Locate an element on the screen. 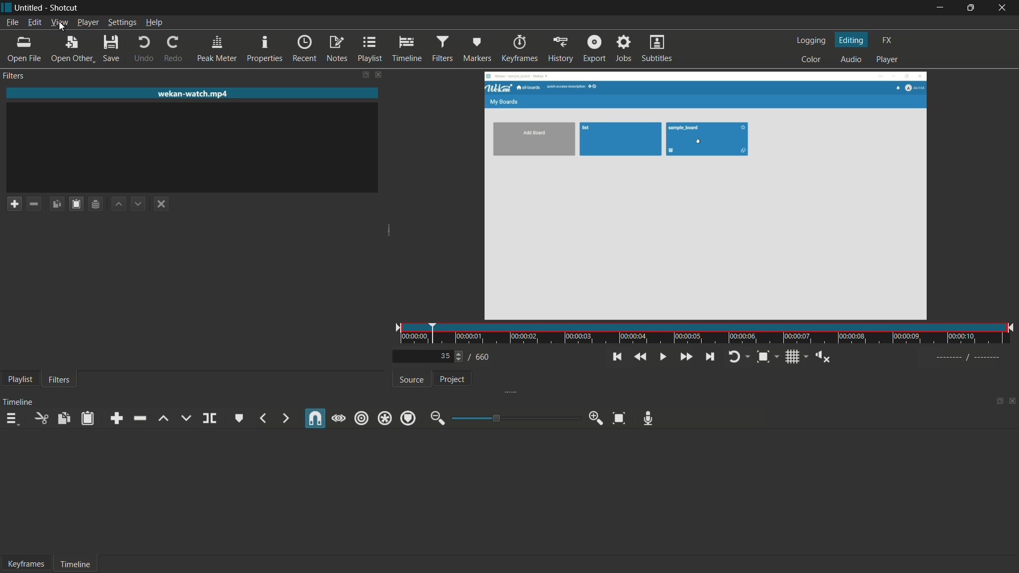 The image size is (1019, 573). copy checked filters is located at coordinates (58, 204).